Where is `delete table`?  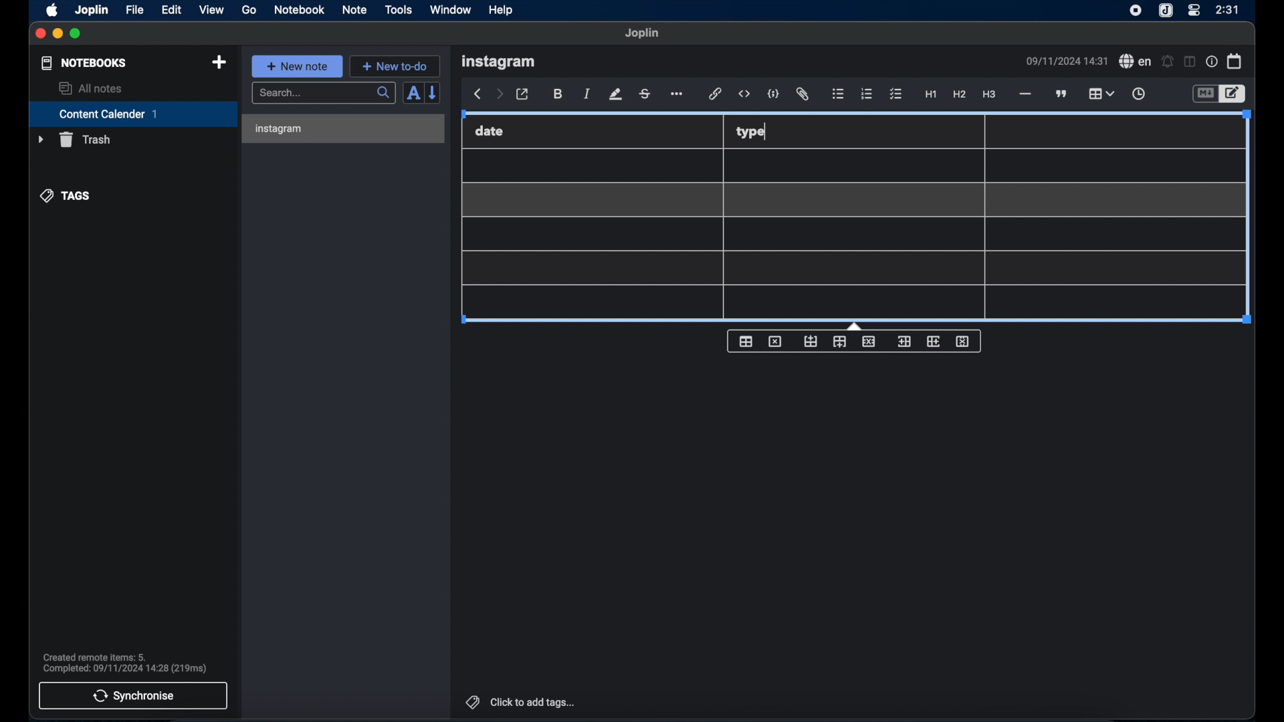 delete table is located at coordinates (775, 341).